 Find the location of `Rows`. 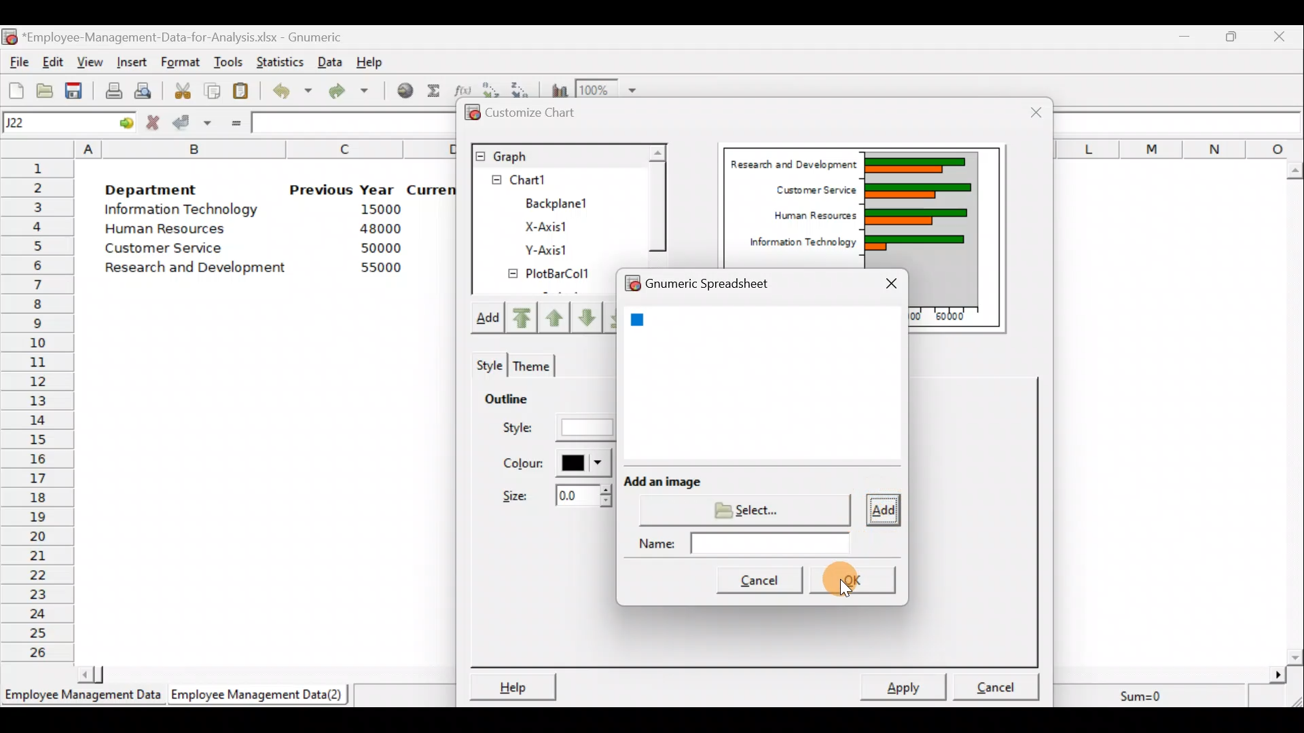

Rows is located at coordinates (38, 411).